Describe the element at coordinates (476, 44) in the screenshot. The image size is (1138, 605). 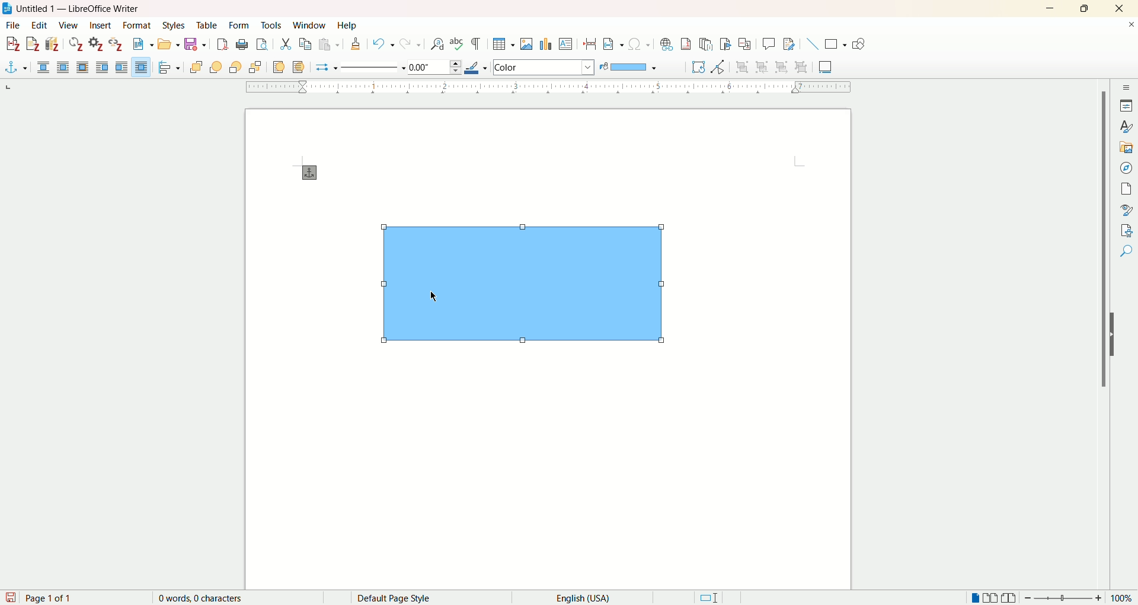
I see `toggle formatting` at that location.